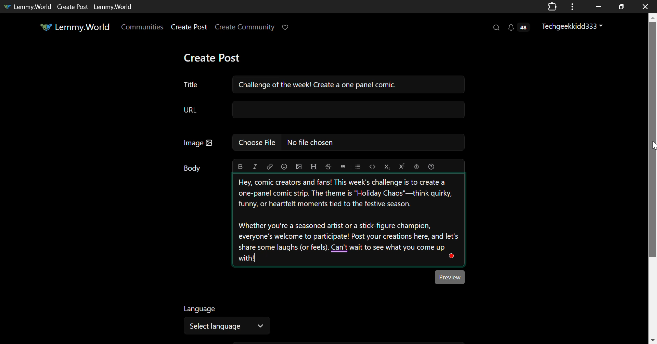 This screenshot has height=344, width=657. What do you see at coordinates (359, 166) in the screenshot?
I see `list` at bounding box center [359, 166].